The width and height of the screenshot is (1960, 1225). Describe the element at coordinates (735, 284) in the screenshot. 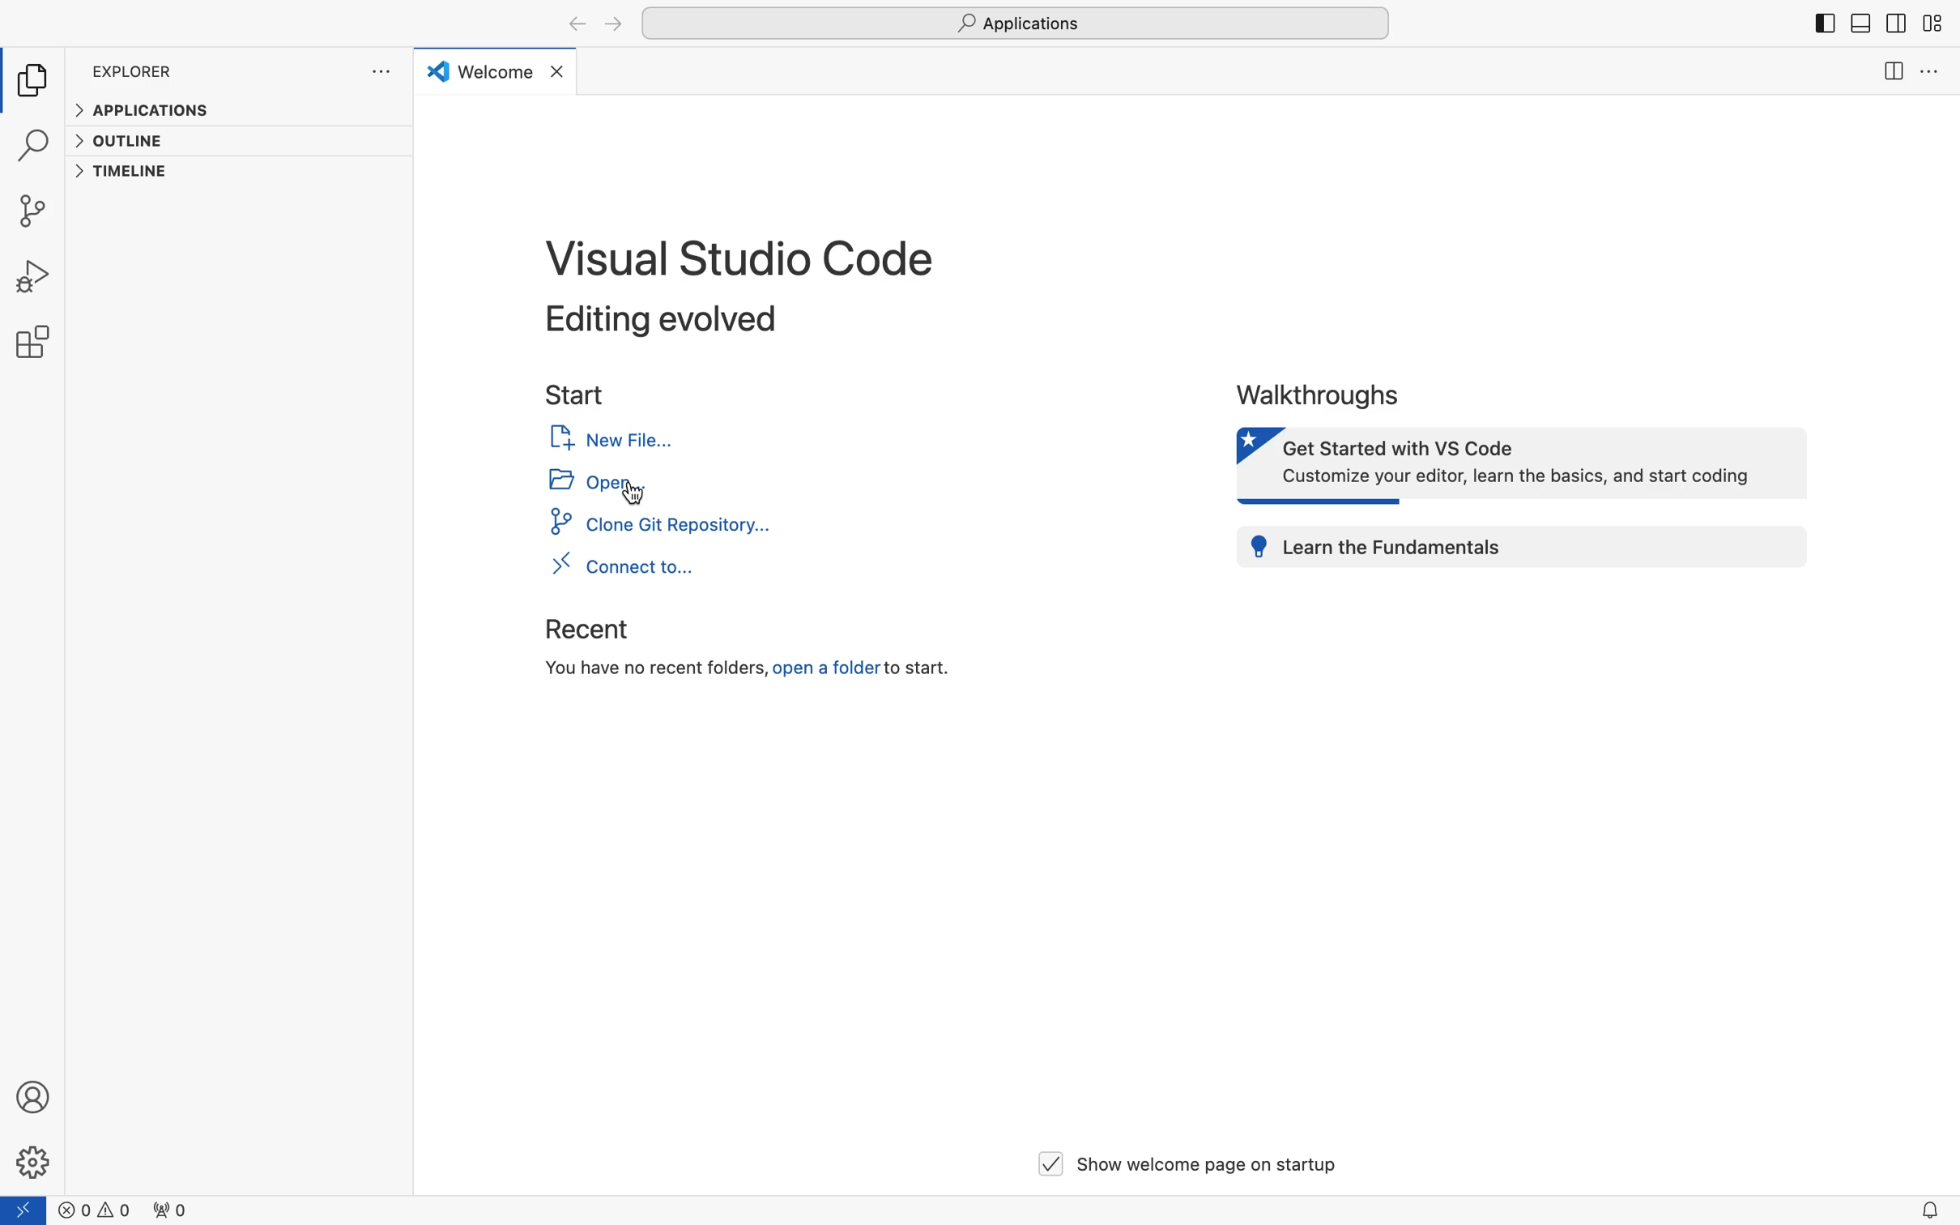

I see `Visual Studio Code
Editing evolved` at that location.